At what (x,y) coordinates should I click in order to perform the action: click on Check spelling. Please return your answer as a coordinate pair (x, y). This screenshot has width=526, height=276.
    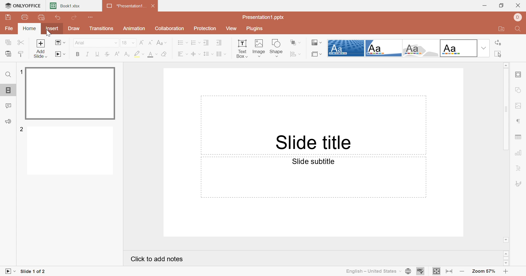
    Looking at the image, I should click on (420, 272).